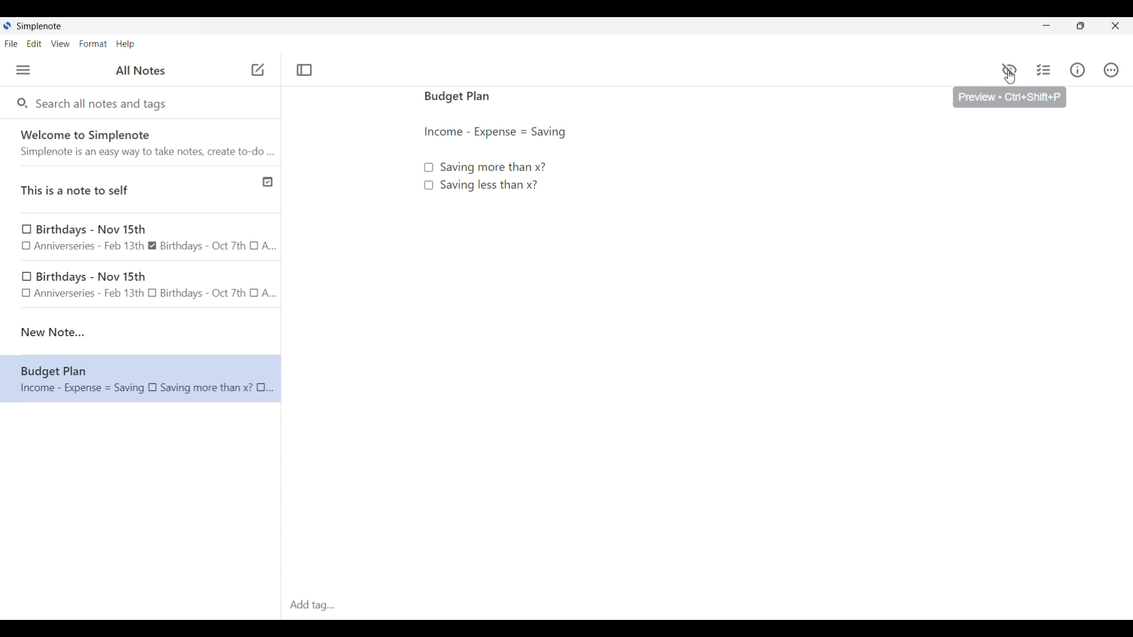 The width and height of the screenshot is (1133, 637). Describe the element at coordinates (35, 43) in the screenshot. I see `Edit menu` at that location.